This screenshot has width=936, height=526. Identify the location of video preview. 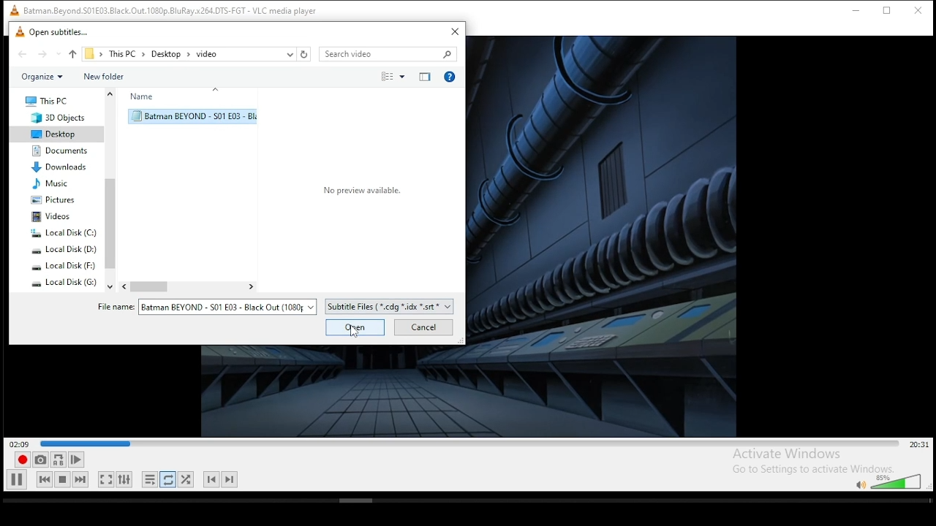
(626, 232).